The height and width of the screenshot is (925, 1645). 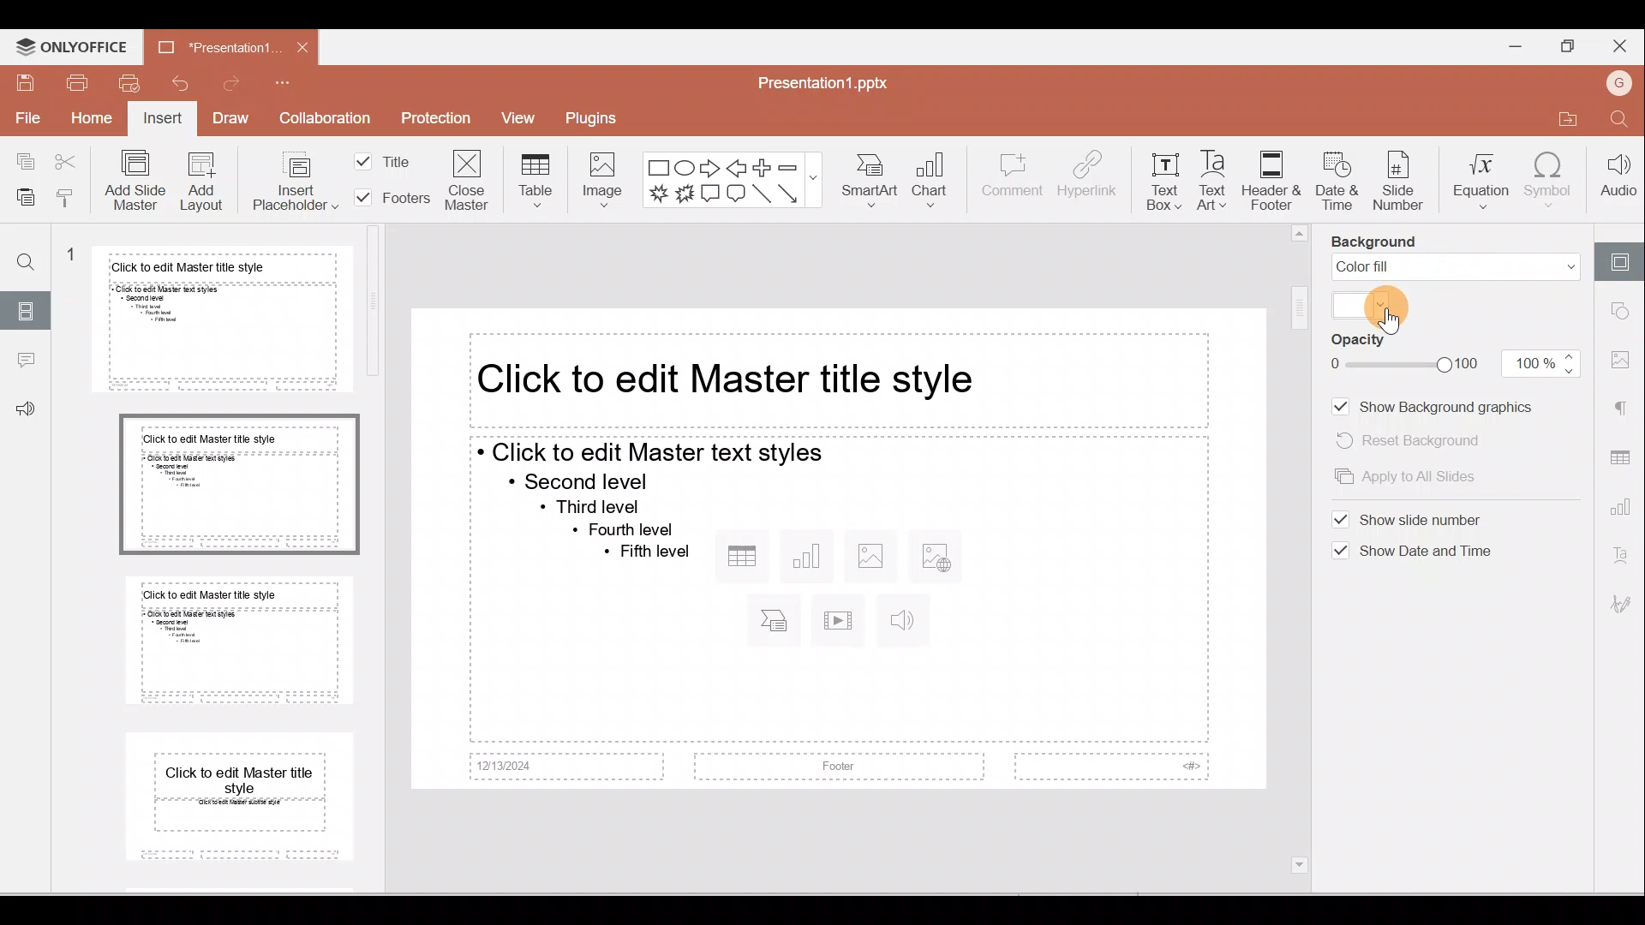 I want to click on Collaboration, so click(x=330, y=120).